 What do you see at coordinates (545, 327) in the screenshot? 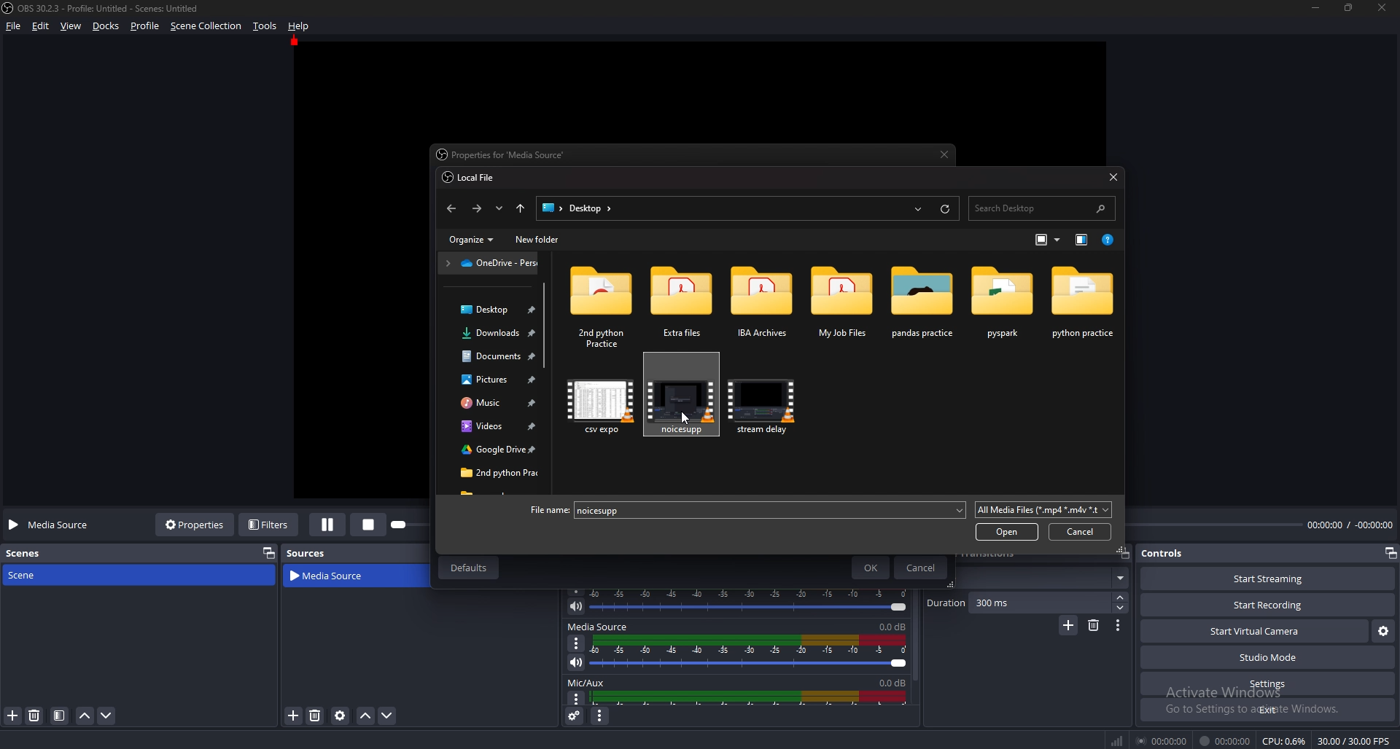
I see `Scroll bar` at bounding box center [545, 327].